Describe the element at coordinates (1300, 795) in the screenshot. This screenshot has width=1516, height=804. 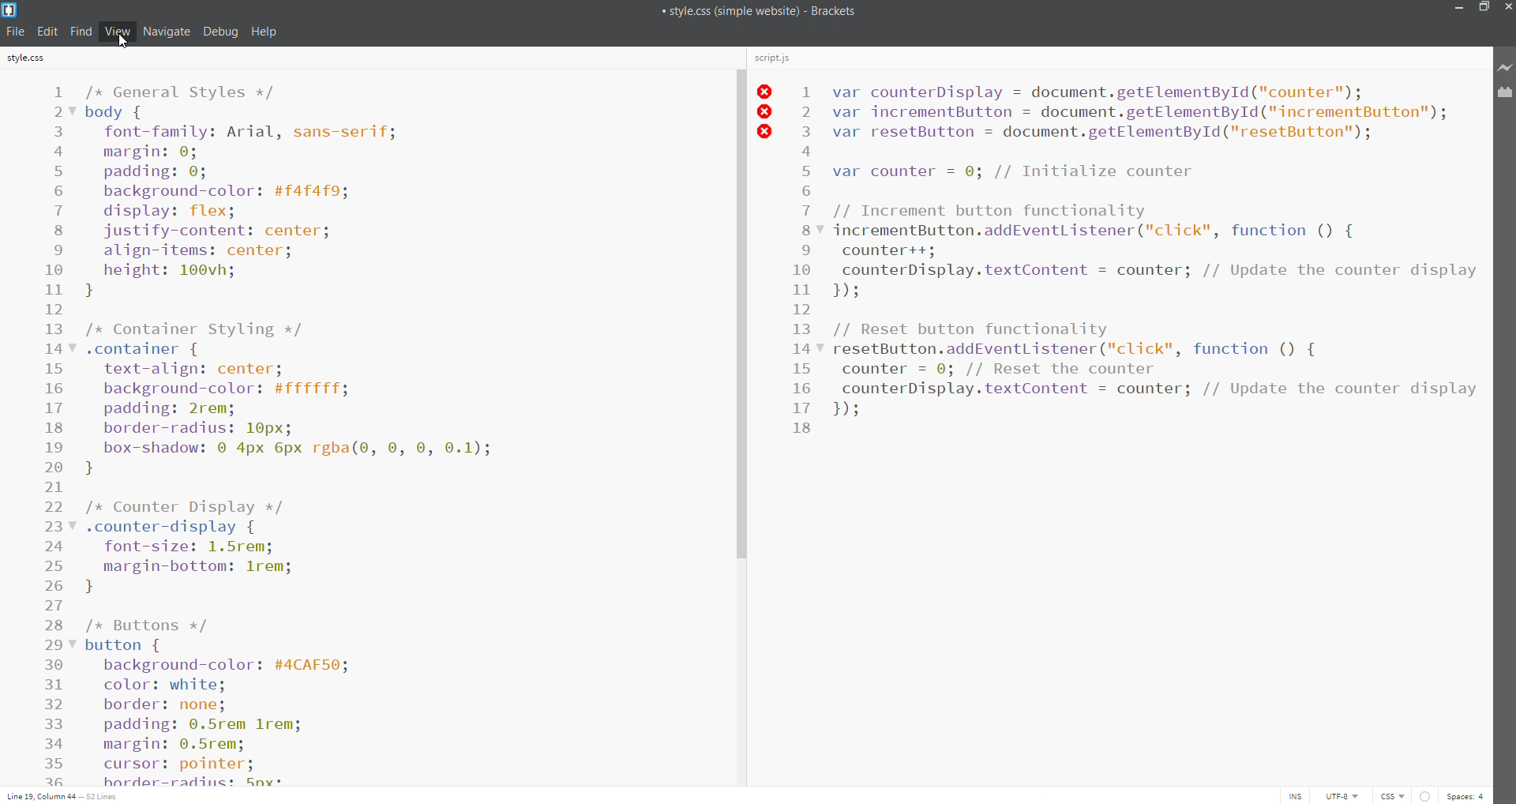
I see `toggle cursor` at that location.